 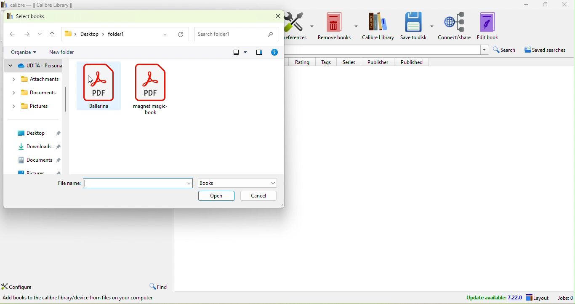 I want to click on organize, so click(x=27, y=53).